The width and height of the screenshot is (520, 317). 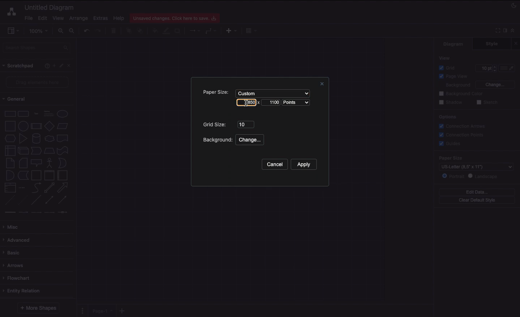 I want to click on Connection points, so click(x=462, y=135).